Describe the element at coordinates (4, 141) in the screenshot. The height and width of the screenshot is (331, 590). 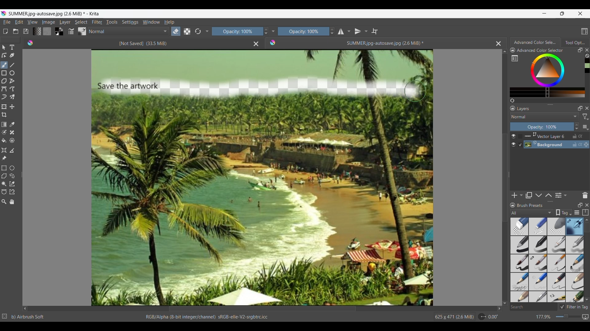
I see `Fill tool` at that location.